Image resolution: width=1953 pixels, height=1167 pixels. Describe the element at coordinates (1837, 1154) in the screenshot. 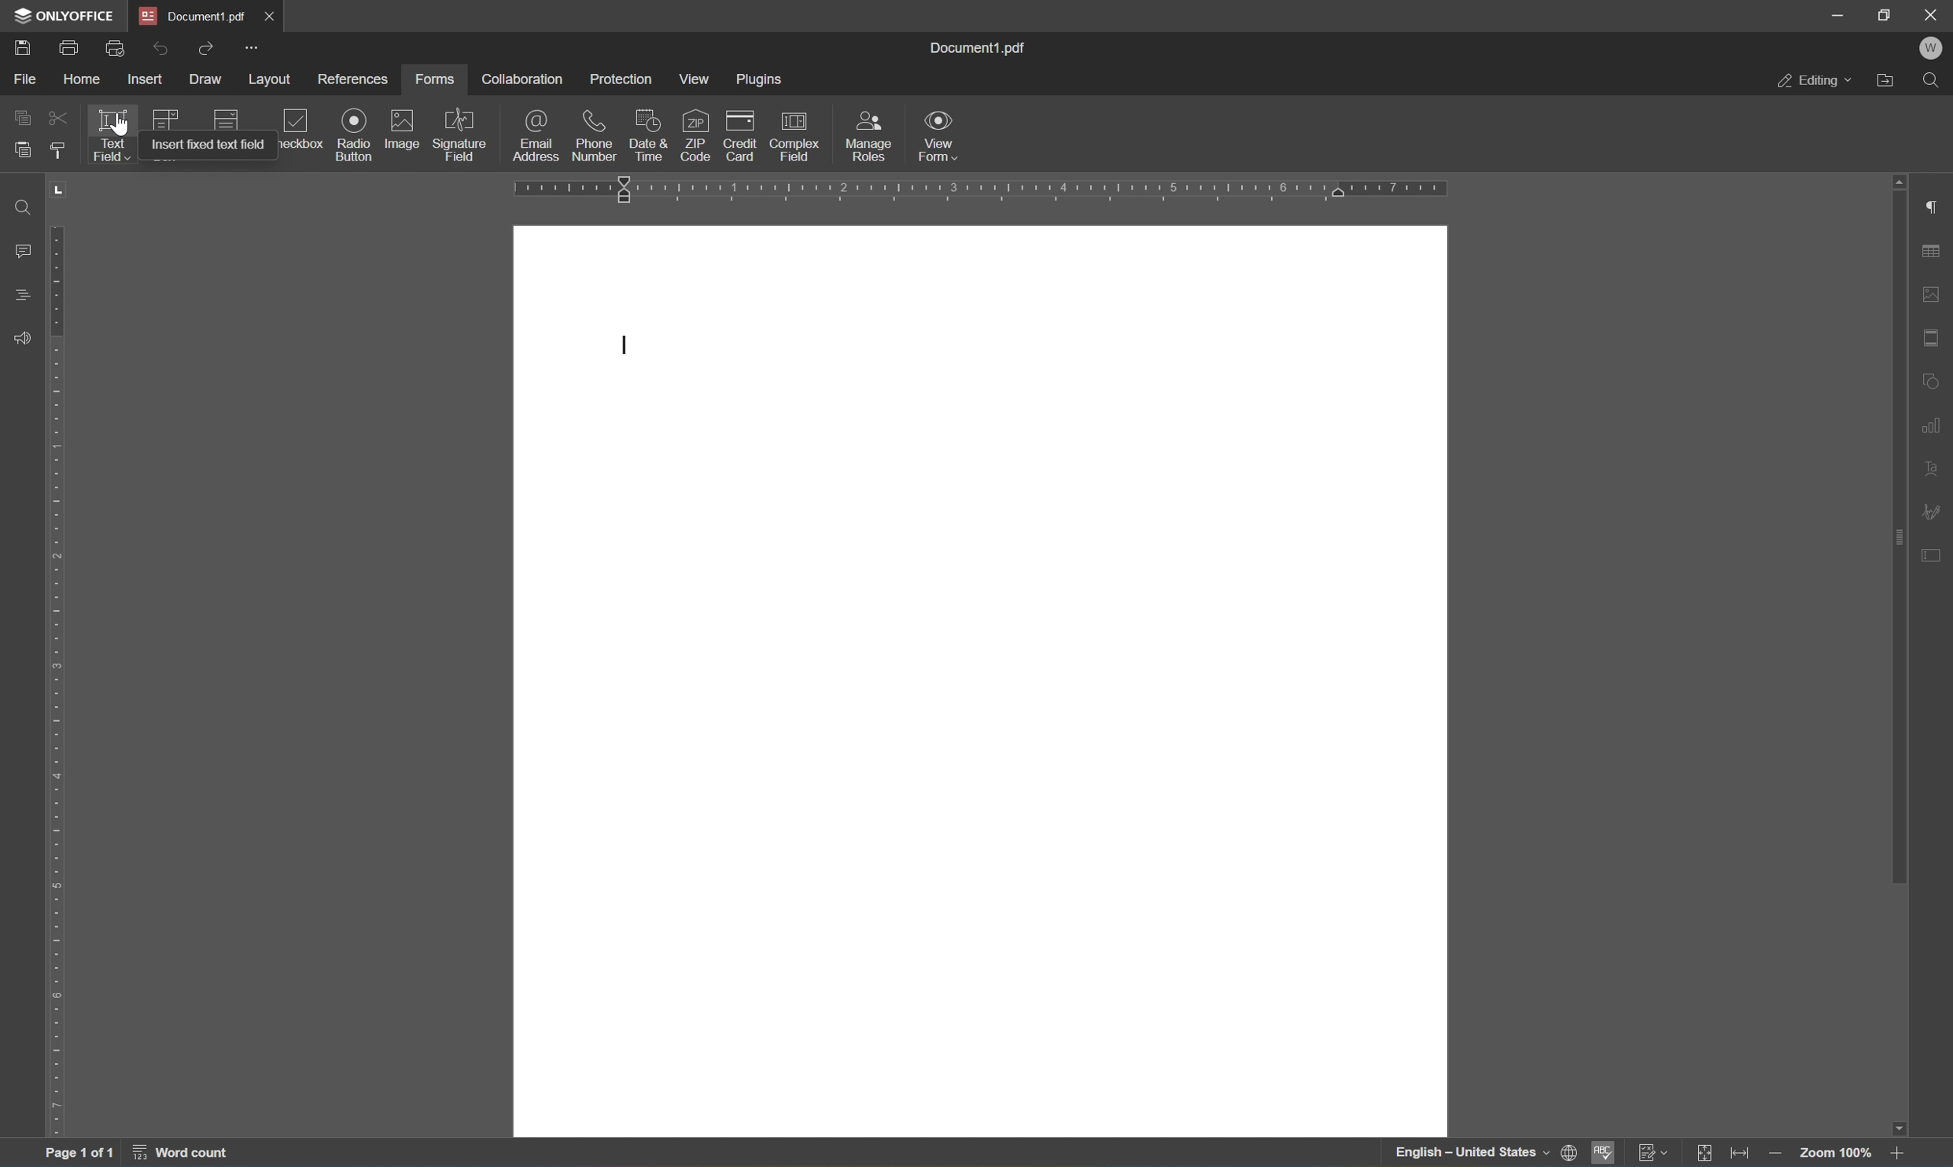

I see `zoom 100%` at that location.